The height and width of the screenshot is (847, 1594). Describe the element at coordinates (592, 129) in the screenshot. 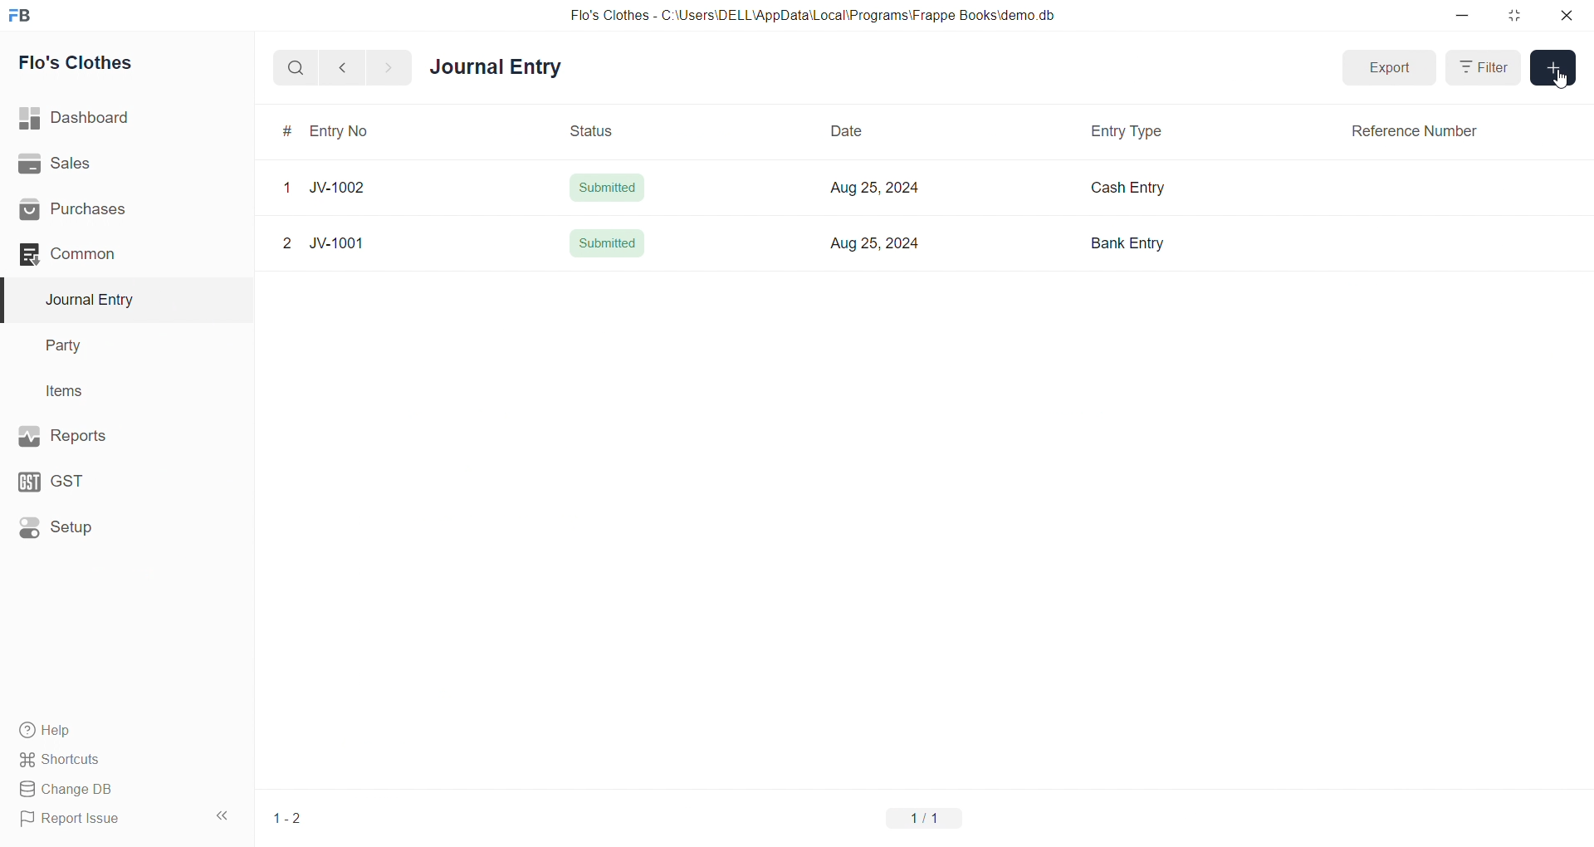

I see `Status` at that location.